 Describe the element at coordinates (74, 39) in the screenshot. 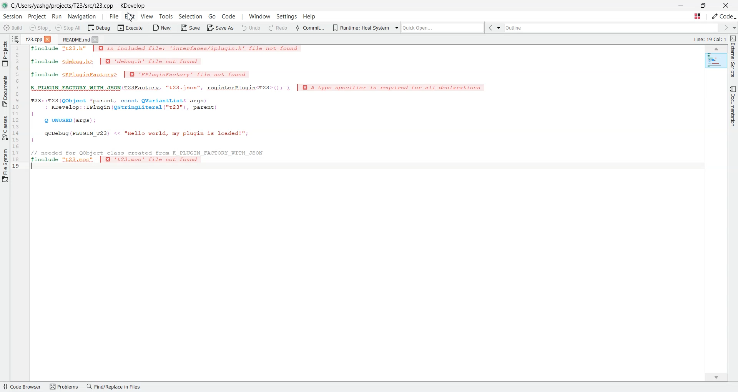

I see `Read me folder` at that location.